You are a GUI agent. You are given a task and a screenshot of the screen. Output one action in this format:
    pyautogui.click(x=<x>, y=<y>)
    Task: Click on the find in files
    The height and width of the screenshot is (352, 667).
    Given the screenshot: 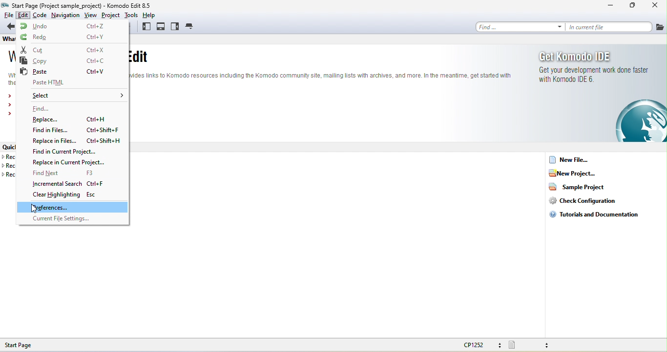 What is the action you would take?
    pyautogui.click(x=77, y=130)
    